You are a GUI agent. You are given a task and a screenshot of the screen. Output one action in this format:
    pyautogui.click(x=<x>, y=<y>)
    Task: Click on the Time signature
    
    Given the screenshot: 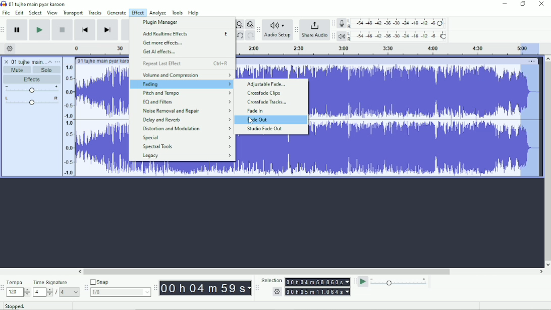 What is the action you would take?
    pyautogui.click(x=56, y=282)
    